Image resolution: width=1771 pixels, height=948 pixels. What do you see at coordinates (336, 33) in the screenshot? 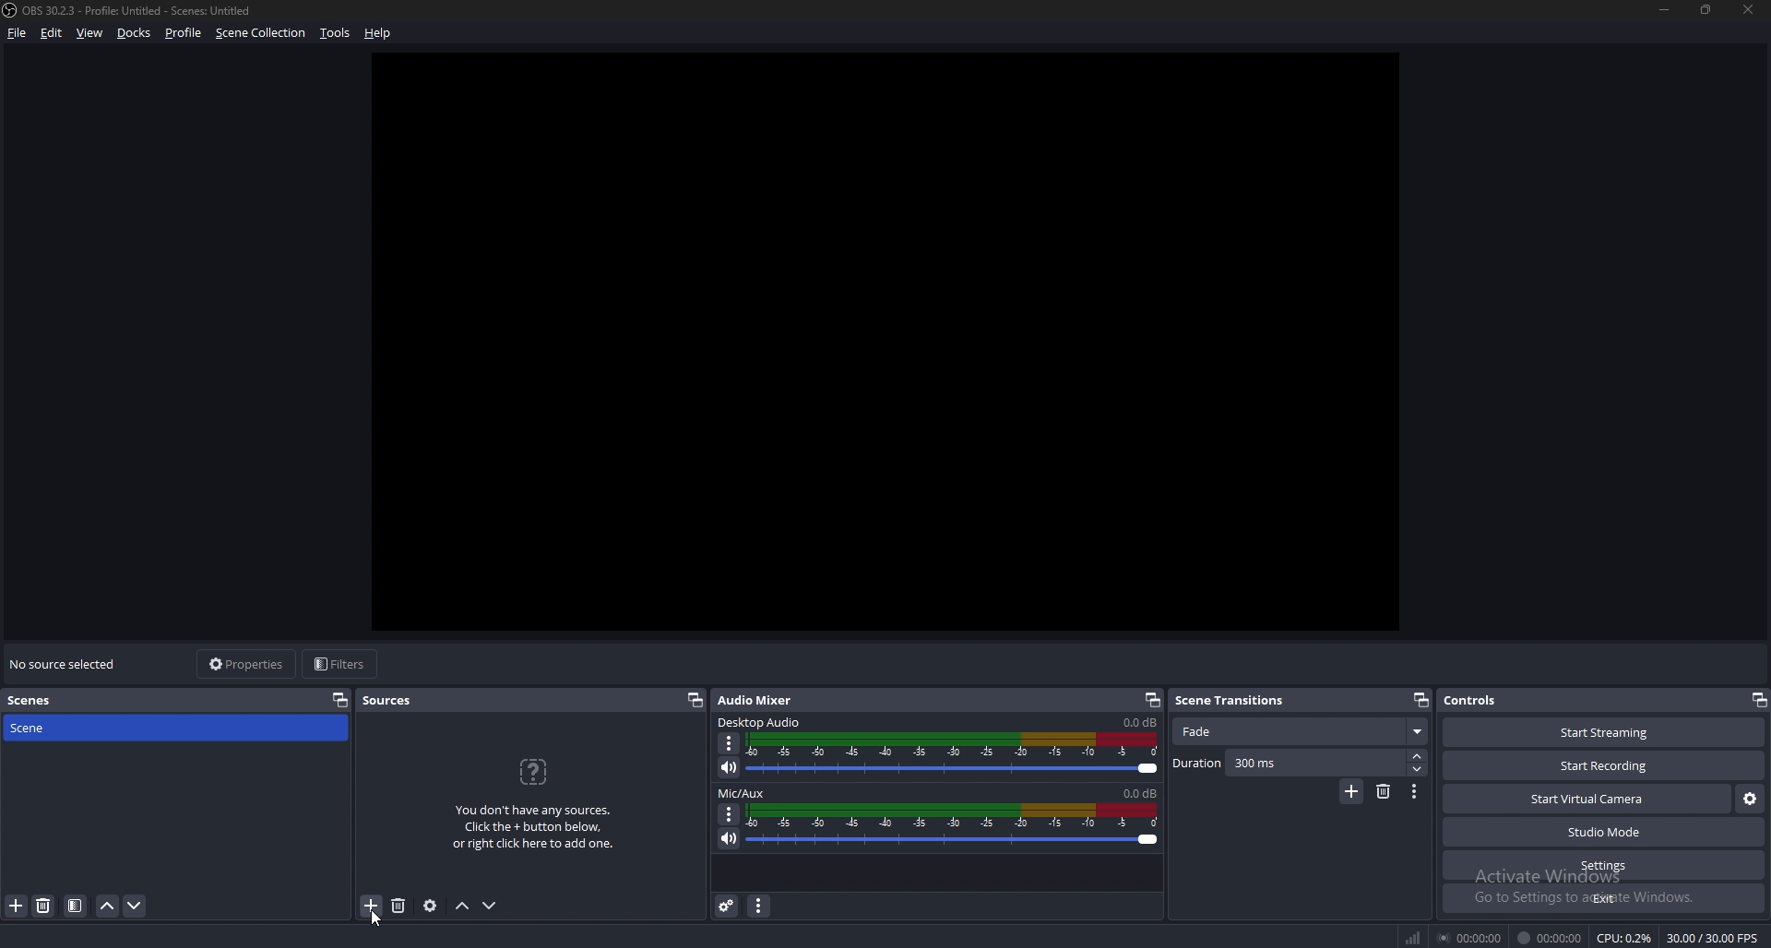
I see `Tools` at bounding box center [336, 33].